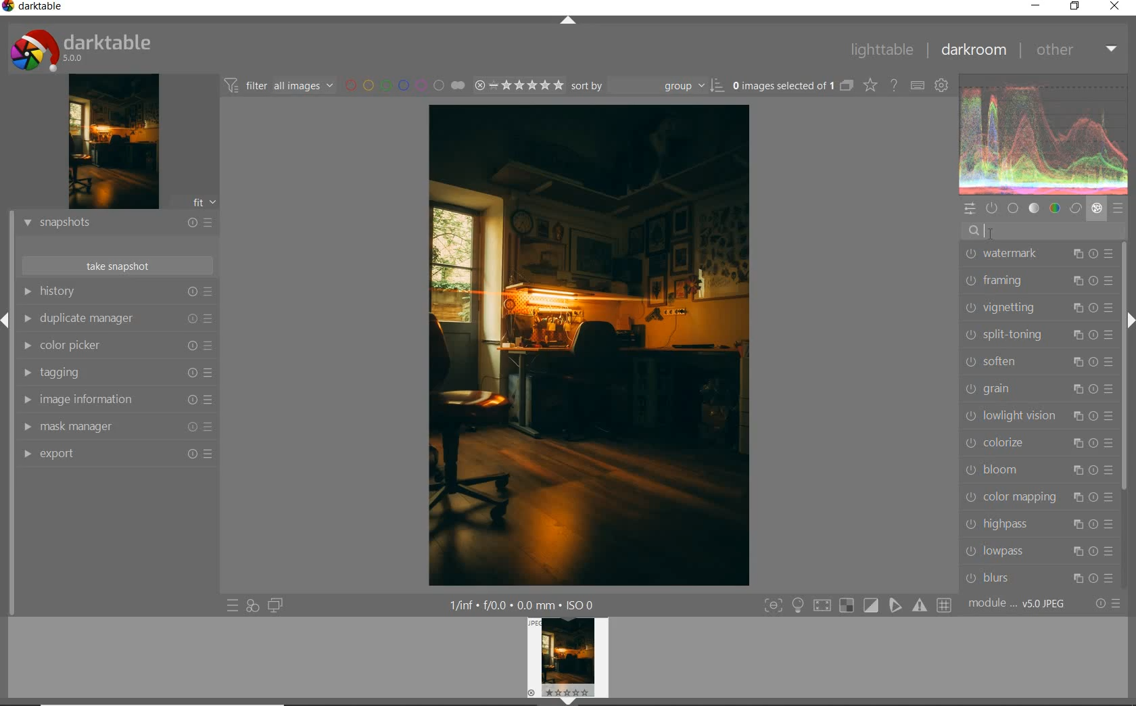  What do you see at coordinates (893, 85) in the screenshot?
I see `enable online help` at bounding box center [893, 85].